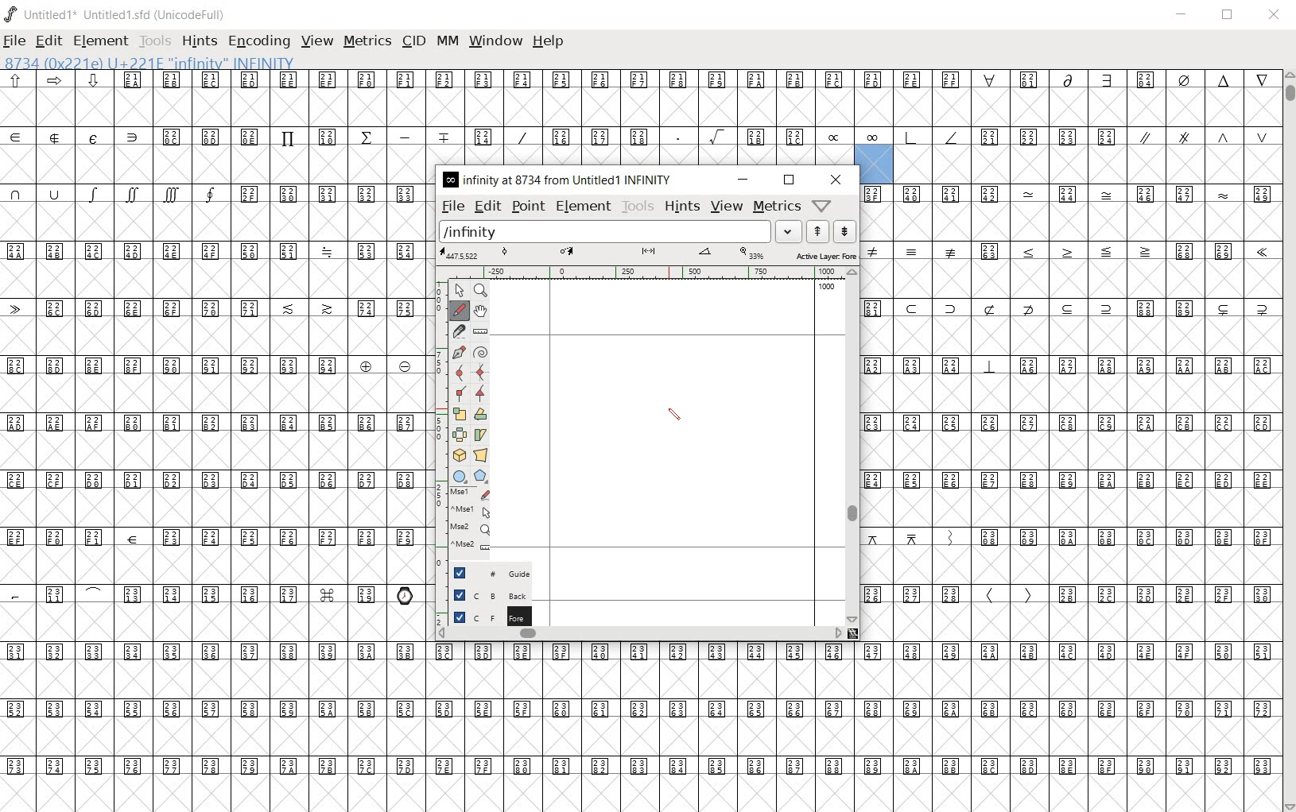 The width and height of the screenshot is (1296, 812). Describe the element at coordinates (328, 193) in the screenshot. I see `Unicode code points` at that location.